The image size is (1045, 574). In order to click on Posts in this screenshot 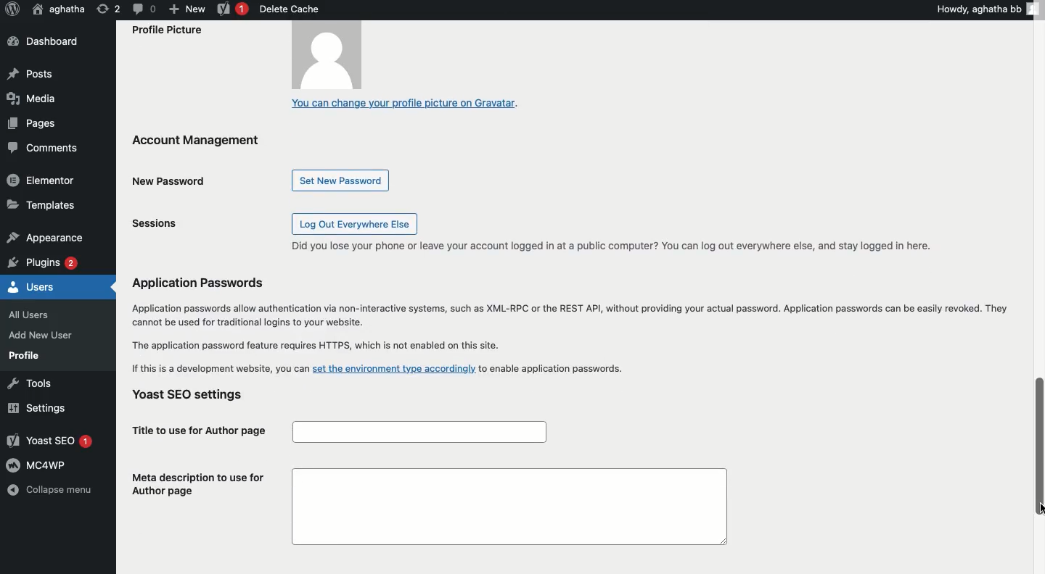, I will do `click(31, 75)`.